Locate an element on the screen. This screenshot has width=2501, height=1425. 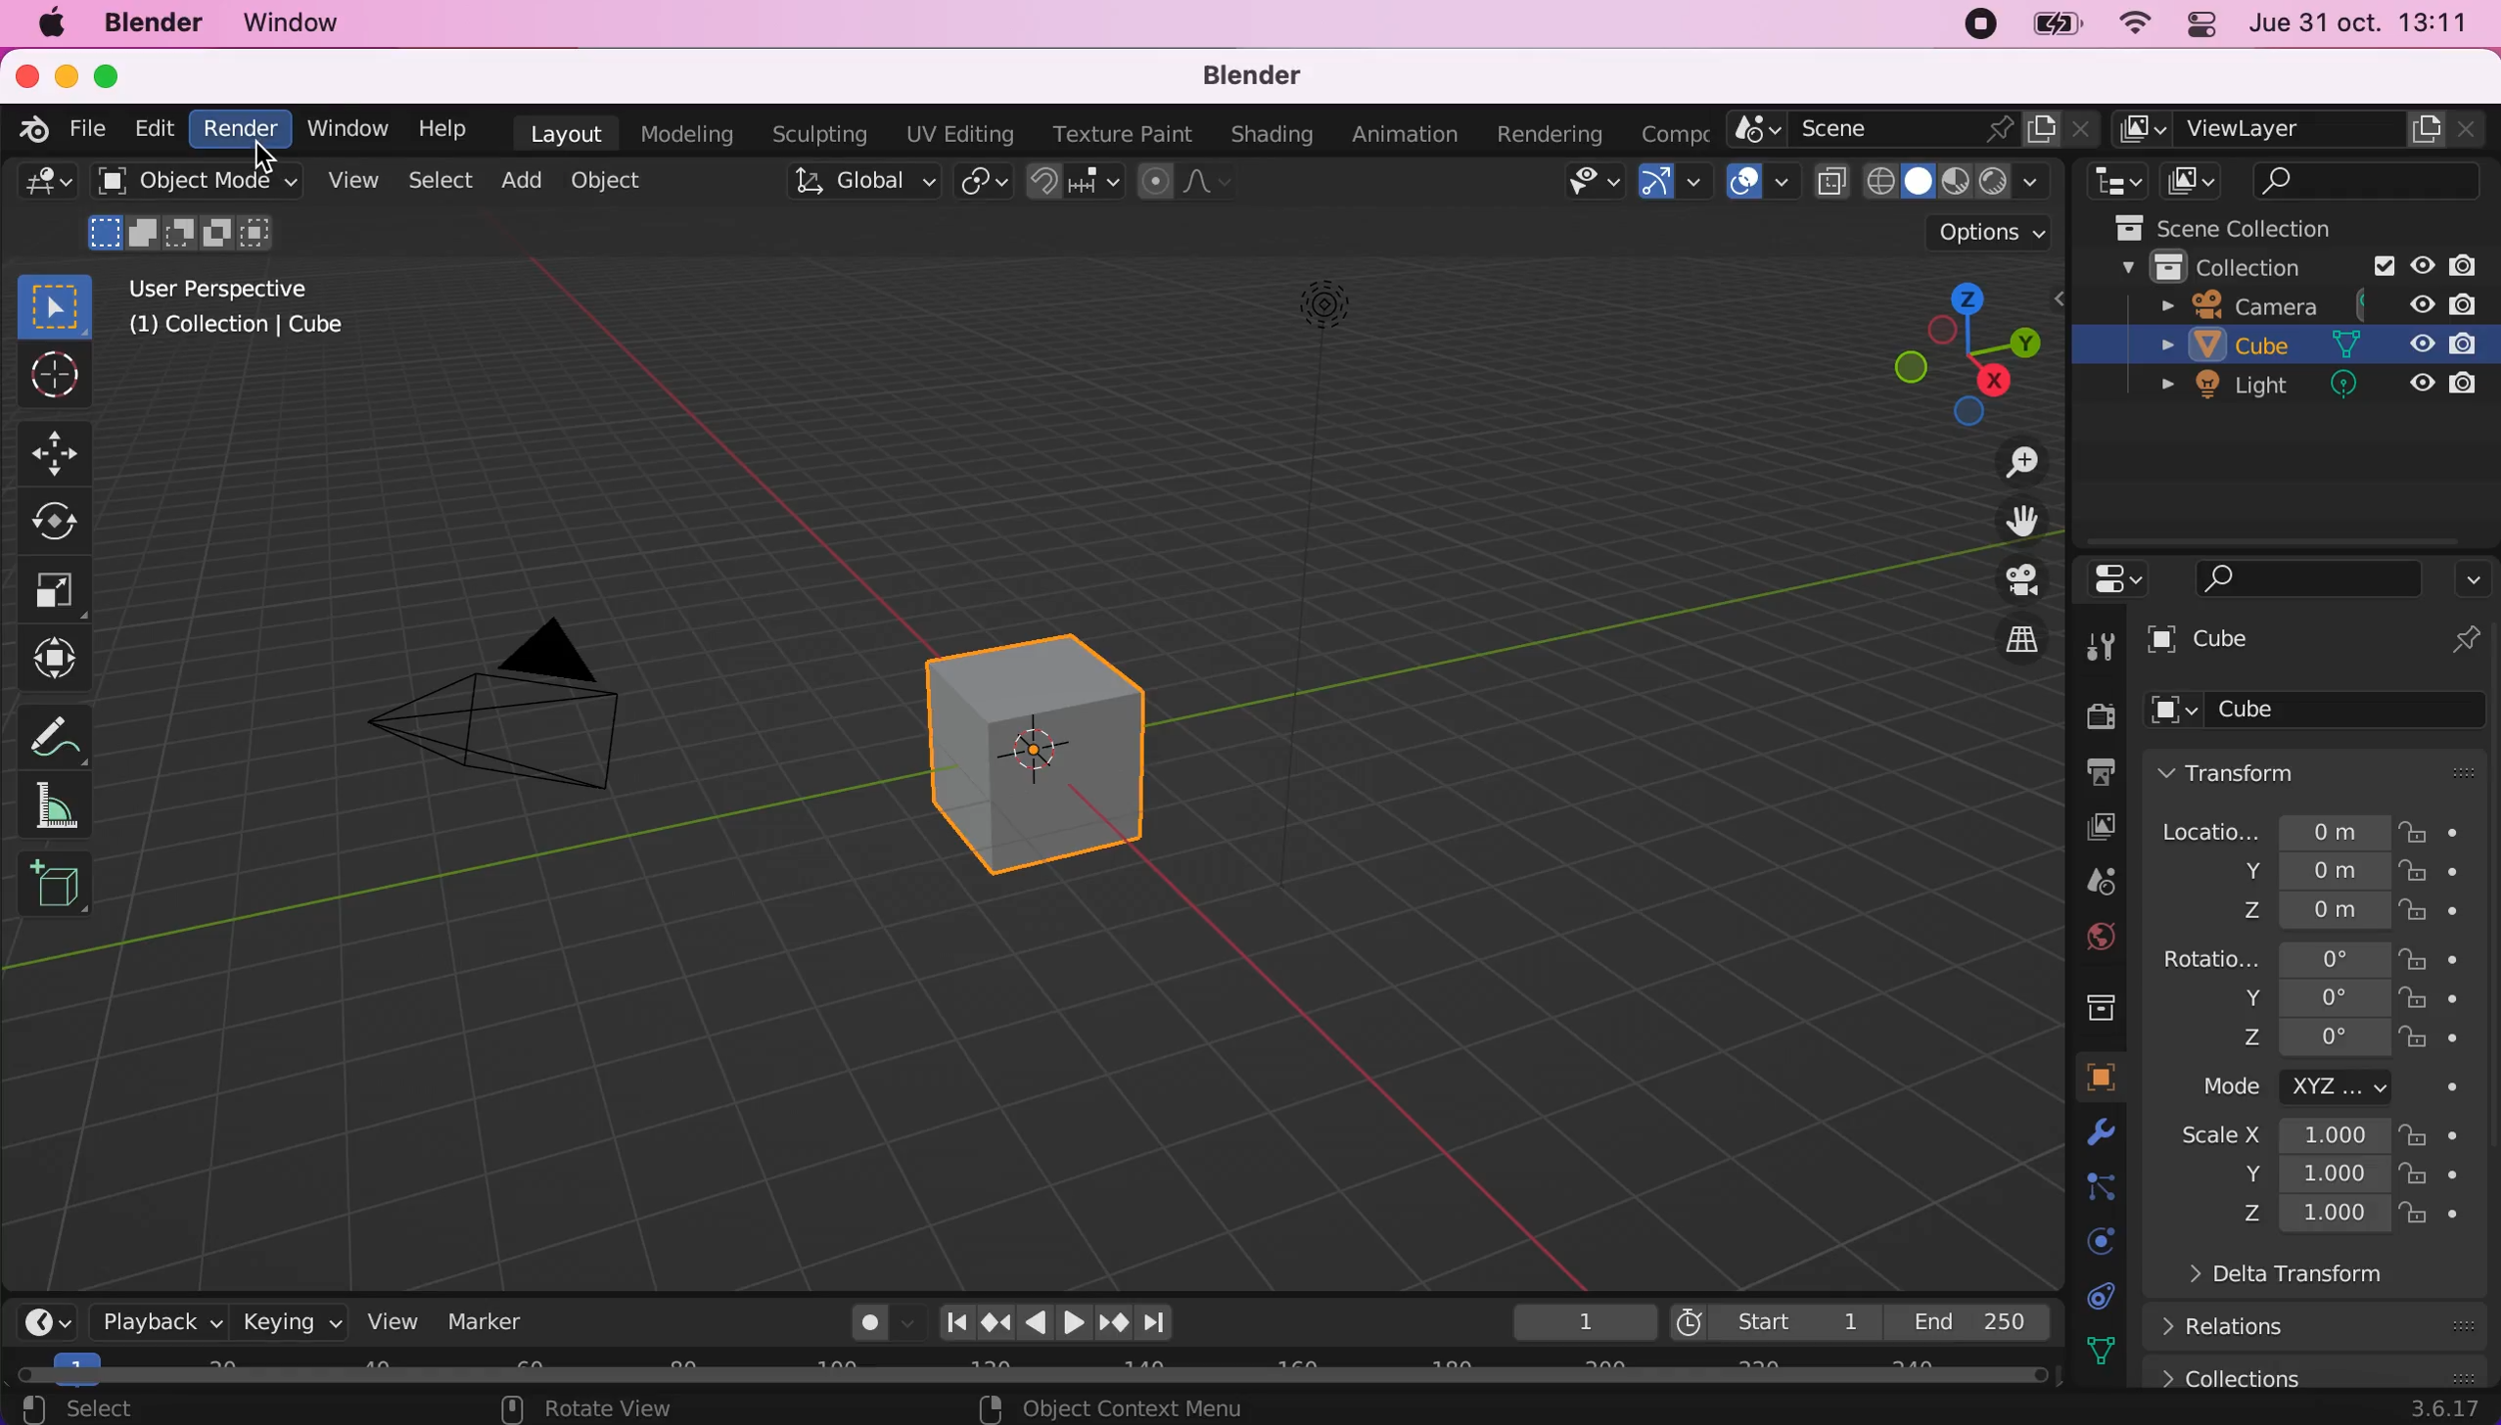
select is located at coordinates (437, 180).